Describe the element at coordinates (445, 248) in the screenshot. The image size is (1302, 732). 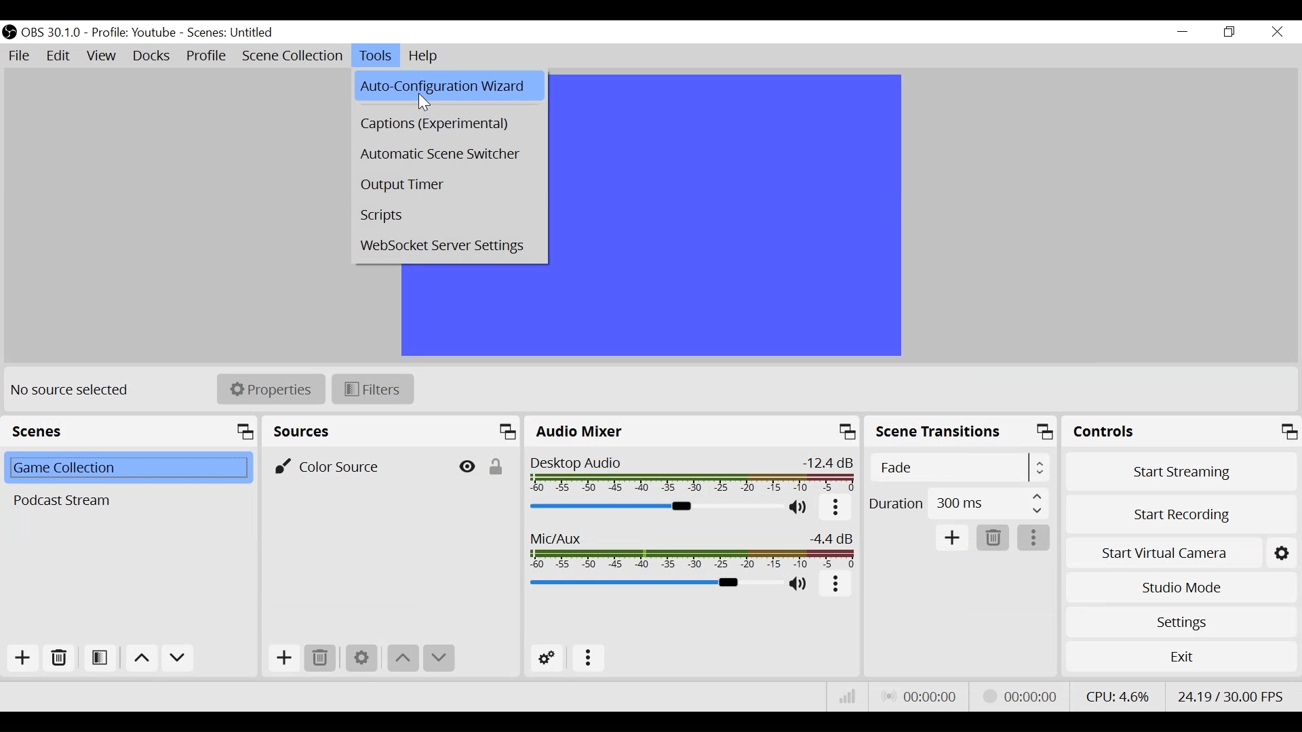
I see `WebSocket Server Settings` at that location.